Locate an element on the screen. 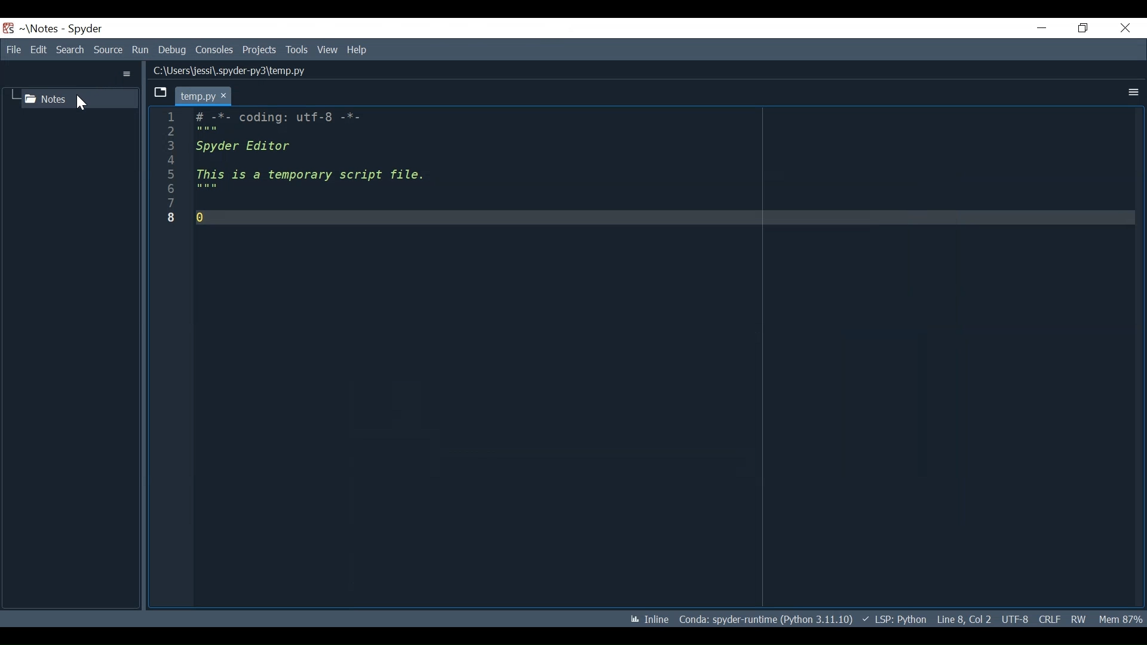  Projects is located at coordinates (259, 50).